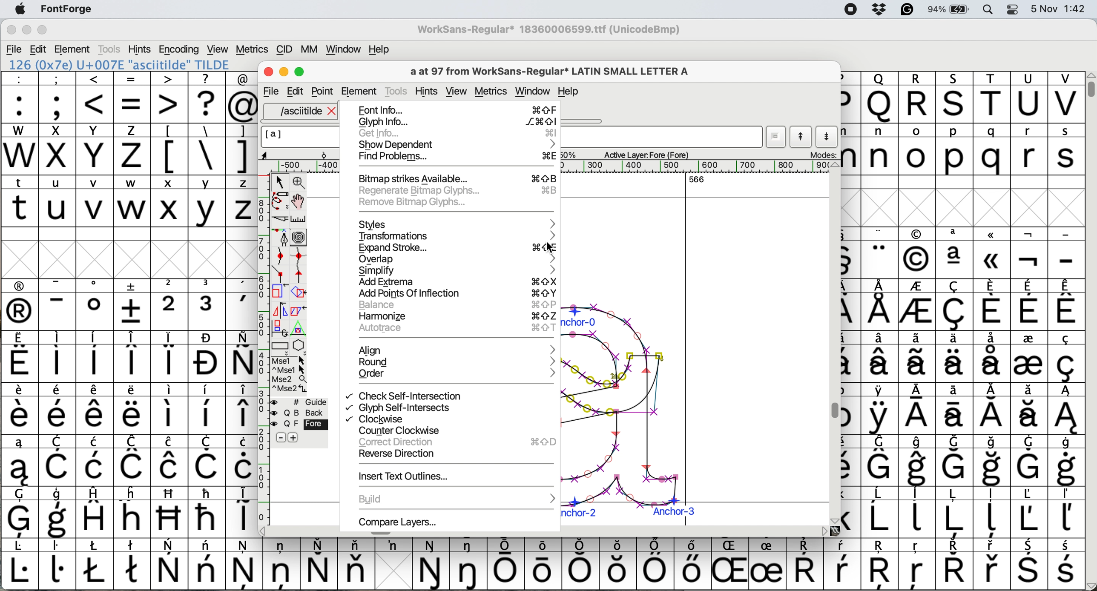 The image size is (1097, 591). Describe the element at coordinates (109, 49) in the screenshot. I see `tools` at that location.